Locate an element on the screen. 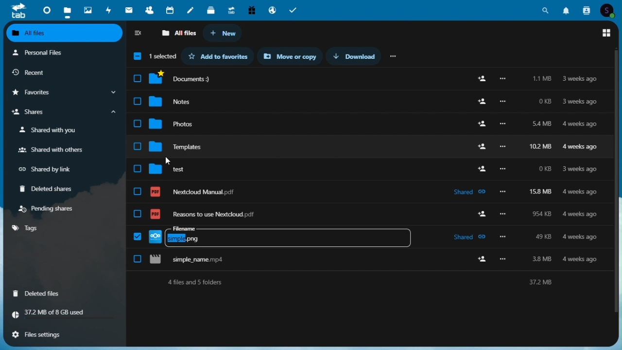 The width and height of the screenshot is (622, 350). favourites is located at coordinates (63, 93).